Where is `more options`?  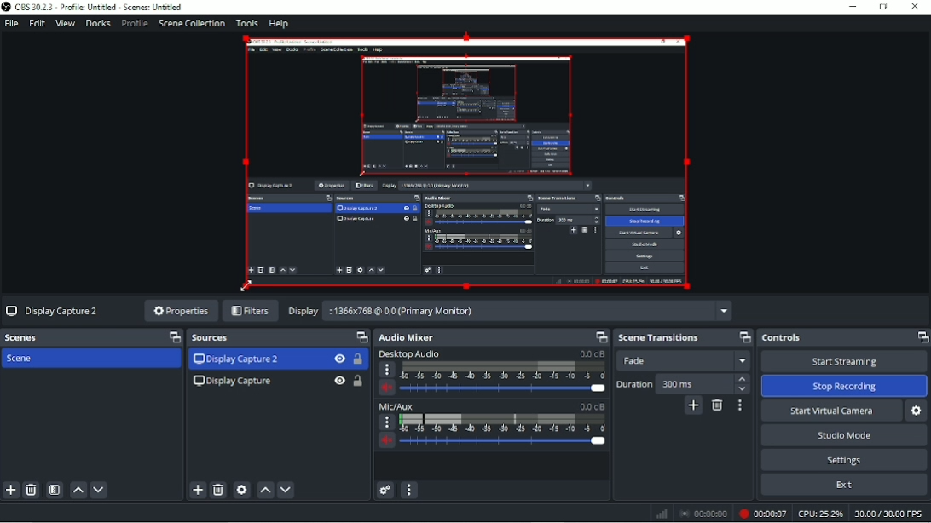
more options is located at coordinates (386, 422).